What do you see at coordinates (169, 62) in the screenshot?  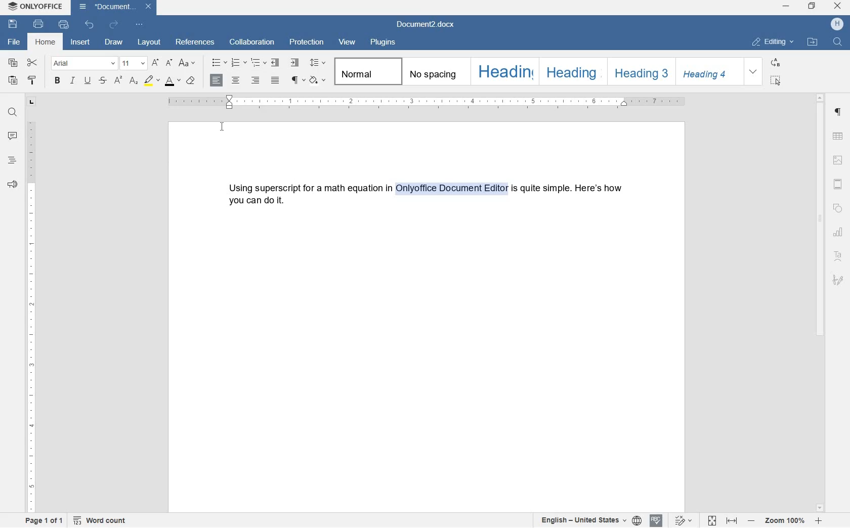 I see `decrement font size` at bounding box center [169, 62].